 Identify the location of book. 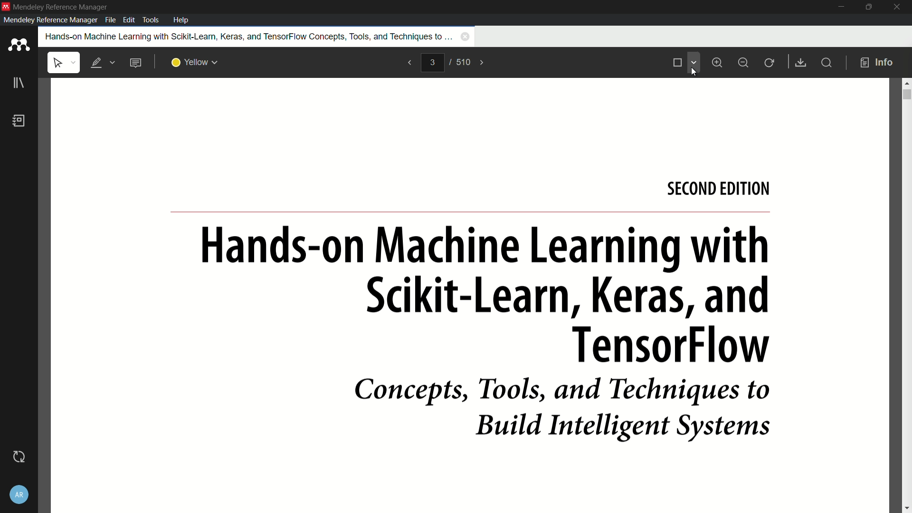
(19, 121).